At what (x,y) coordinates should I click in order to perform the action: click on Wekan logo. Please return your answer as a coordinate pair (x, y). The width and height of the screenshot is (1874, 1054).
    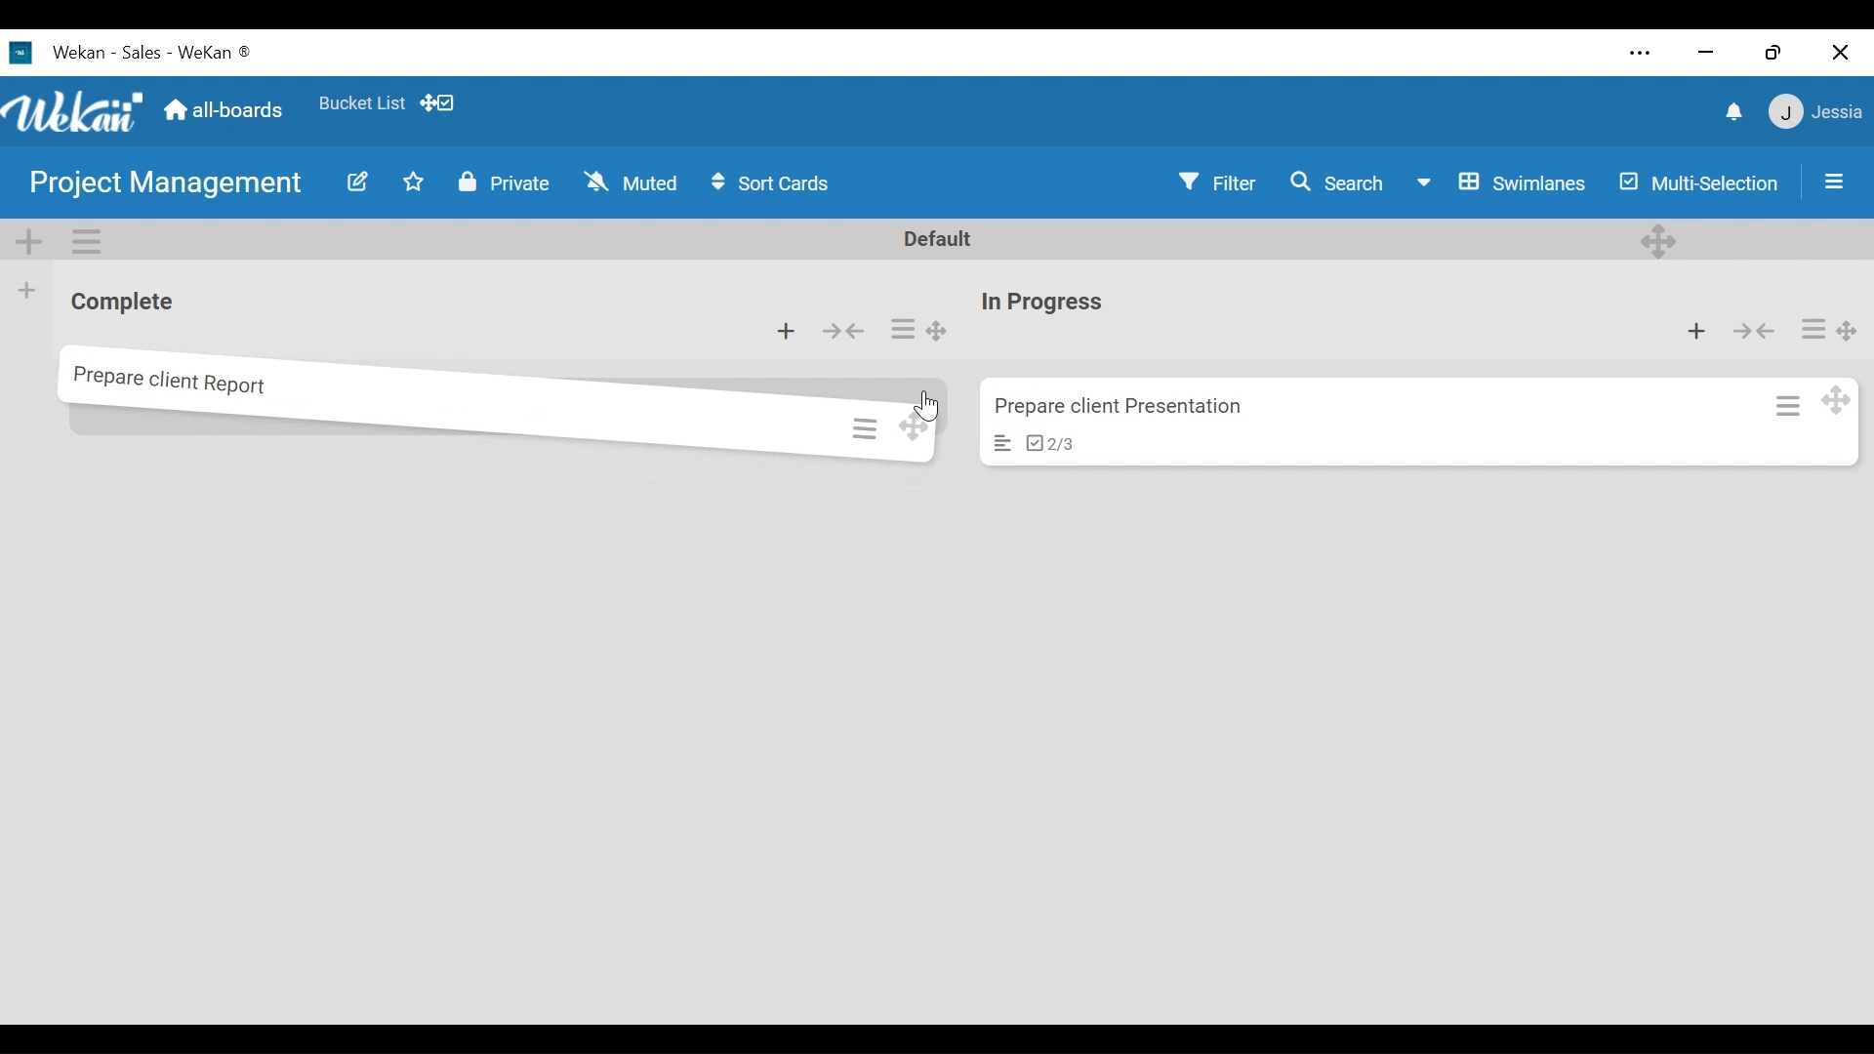
    Looking at the image, I should click on (24, 53).